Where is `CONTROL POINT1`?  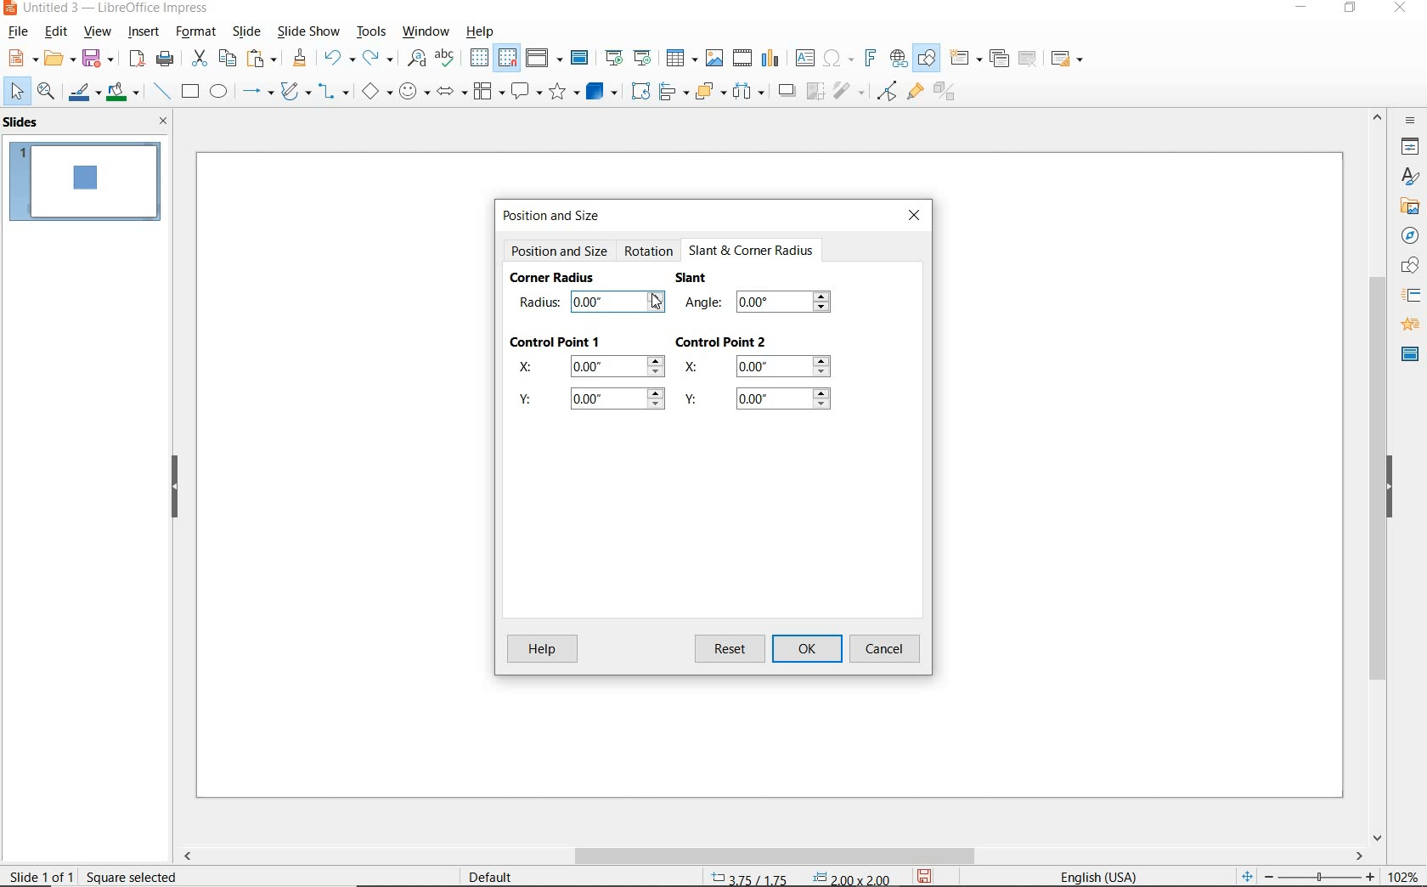 CONTROL POINT1 is located at coordinates (557, 340).